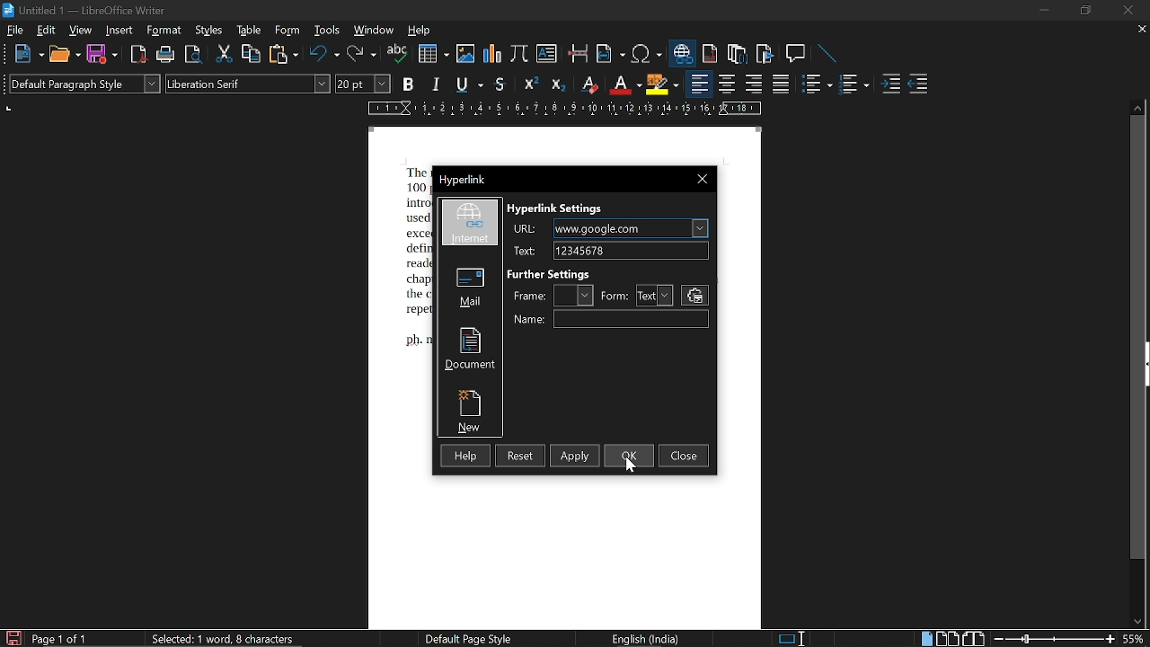  I want to click on change zoom, so click(1055, 640).